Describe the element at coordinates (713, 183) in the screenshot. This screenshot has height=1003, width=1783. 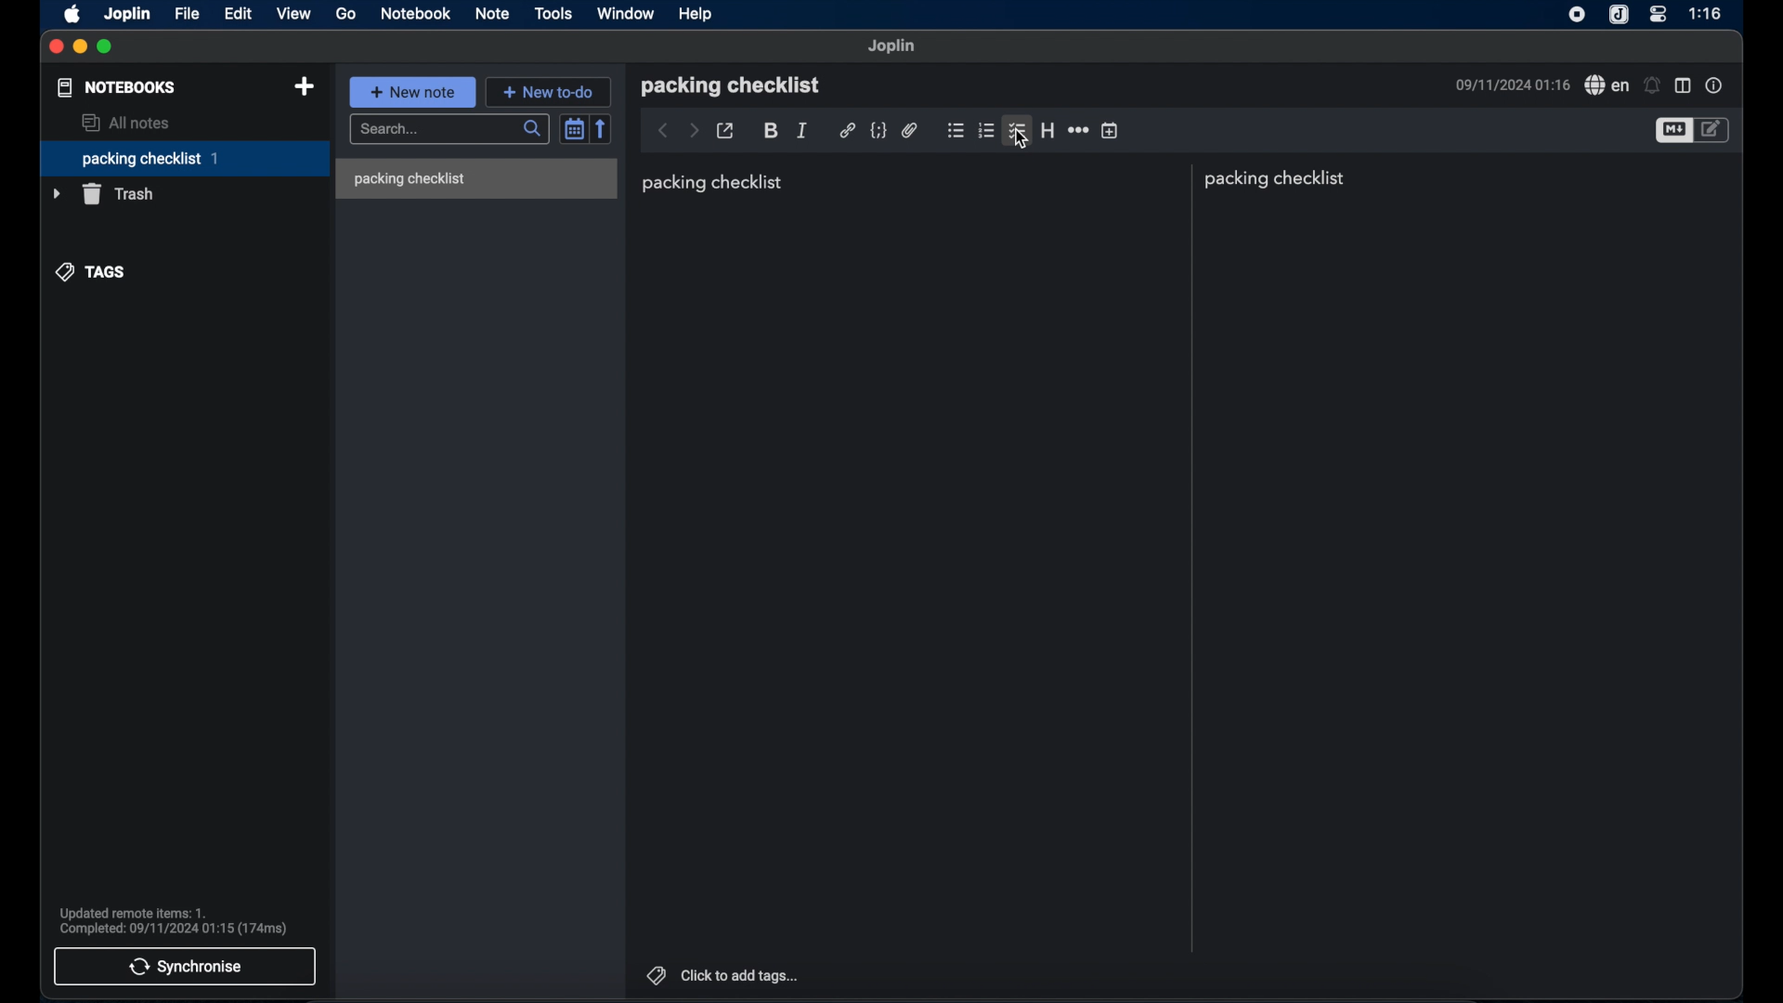
I see `packing checklist` at that location.